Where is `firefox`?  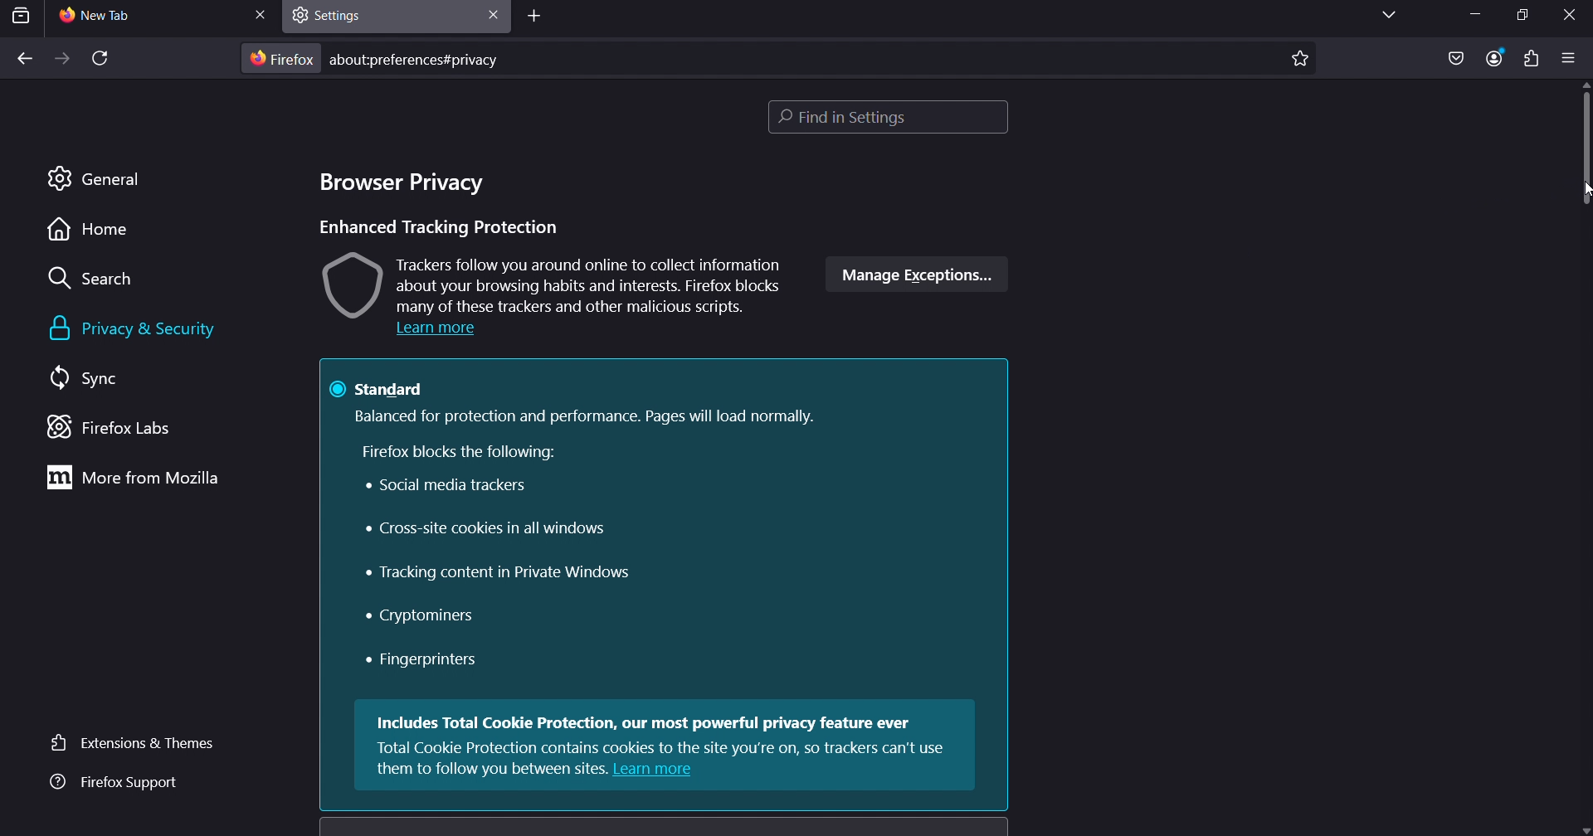
firefox is located at coordinates (282, 59).